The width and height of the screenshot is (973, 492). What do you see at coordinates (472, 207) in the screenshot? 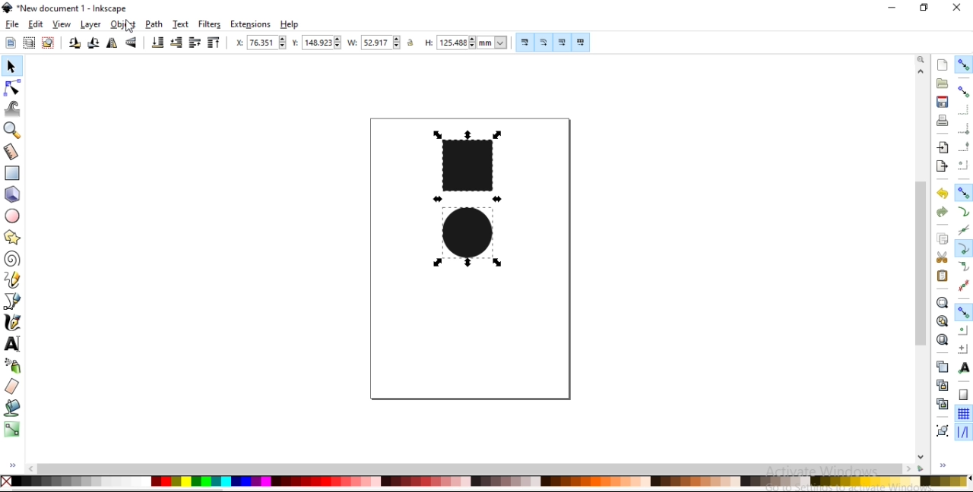
I see `image` at bounding box center [472, 207].